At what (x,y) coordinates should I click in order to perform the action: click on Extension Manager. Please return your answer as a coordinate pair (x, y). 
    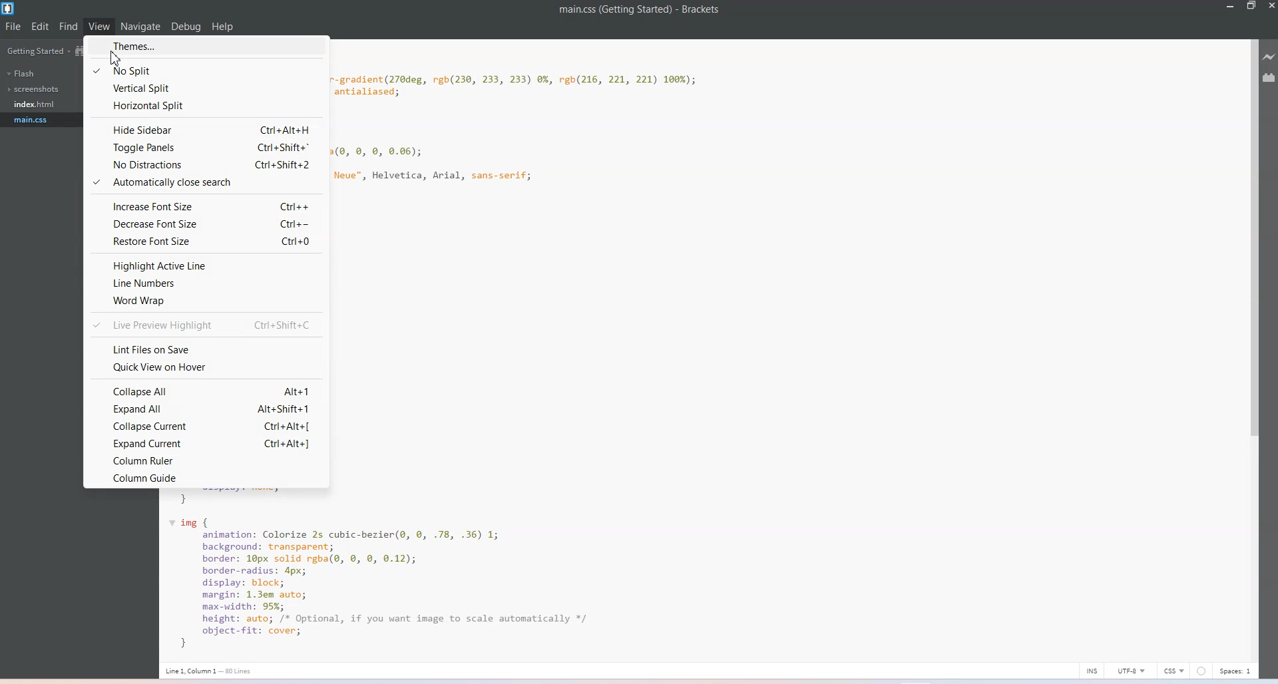
    Looking at the image, I should click on (1269, 77).